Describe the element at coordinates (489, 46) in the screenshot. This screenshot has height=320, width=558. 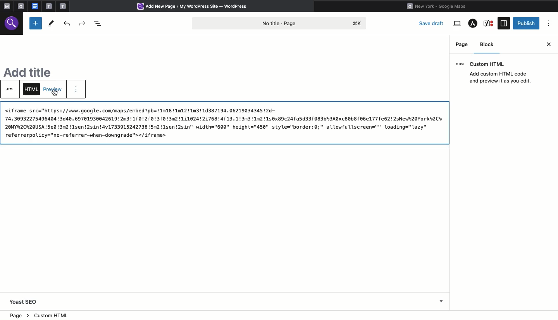
I see `Block` at that location.